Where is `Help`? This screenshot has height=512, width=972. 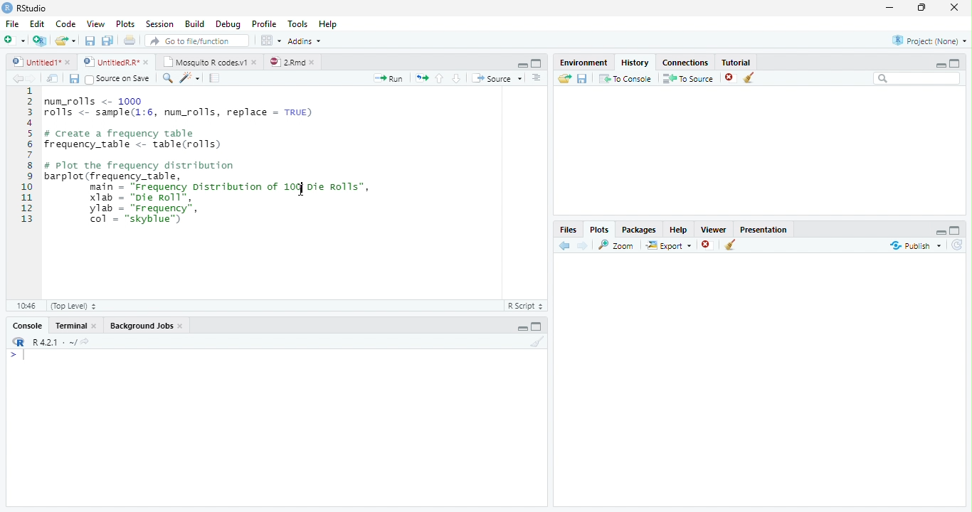
Help is located at coordinates (679, 229).